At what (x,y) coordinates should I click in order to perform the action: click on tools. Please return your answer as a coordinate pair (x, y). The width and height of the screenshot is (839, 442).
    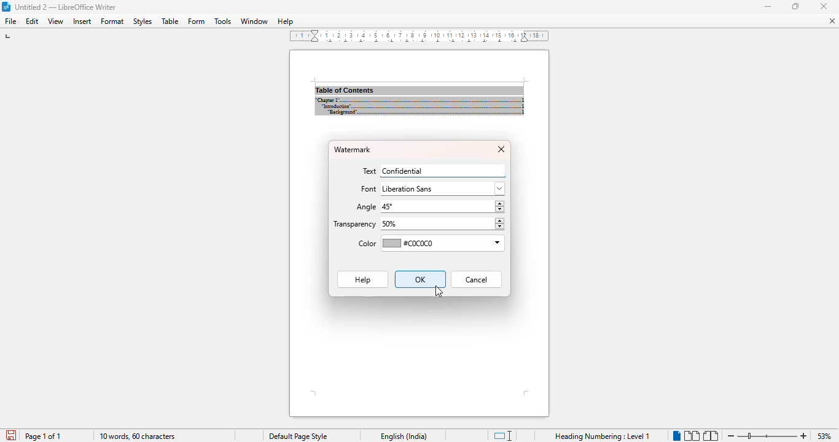
    Looking at the image, I should click on (222, 21).